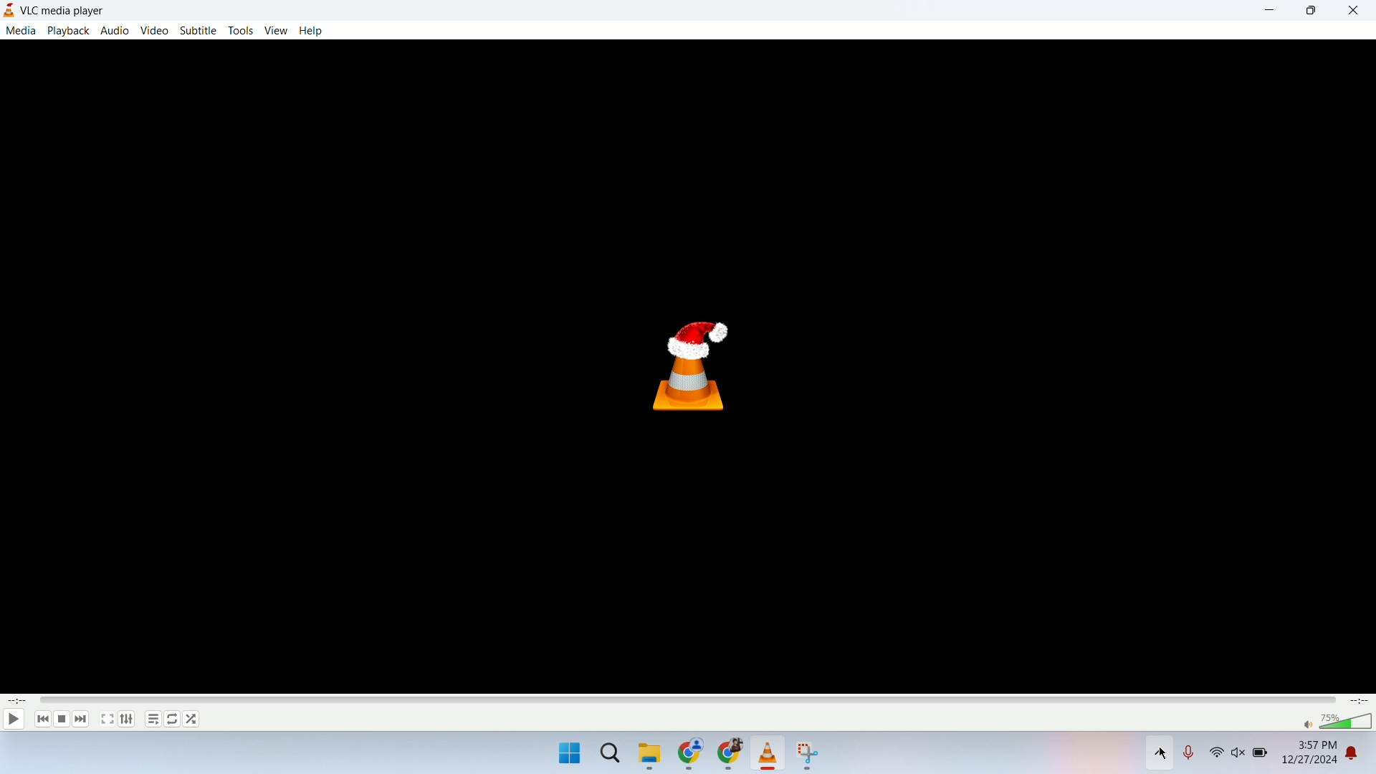  Describe the element at coordinates (74, 10) in the screenshot. I see `VLC media player` at that location.